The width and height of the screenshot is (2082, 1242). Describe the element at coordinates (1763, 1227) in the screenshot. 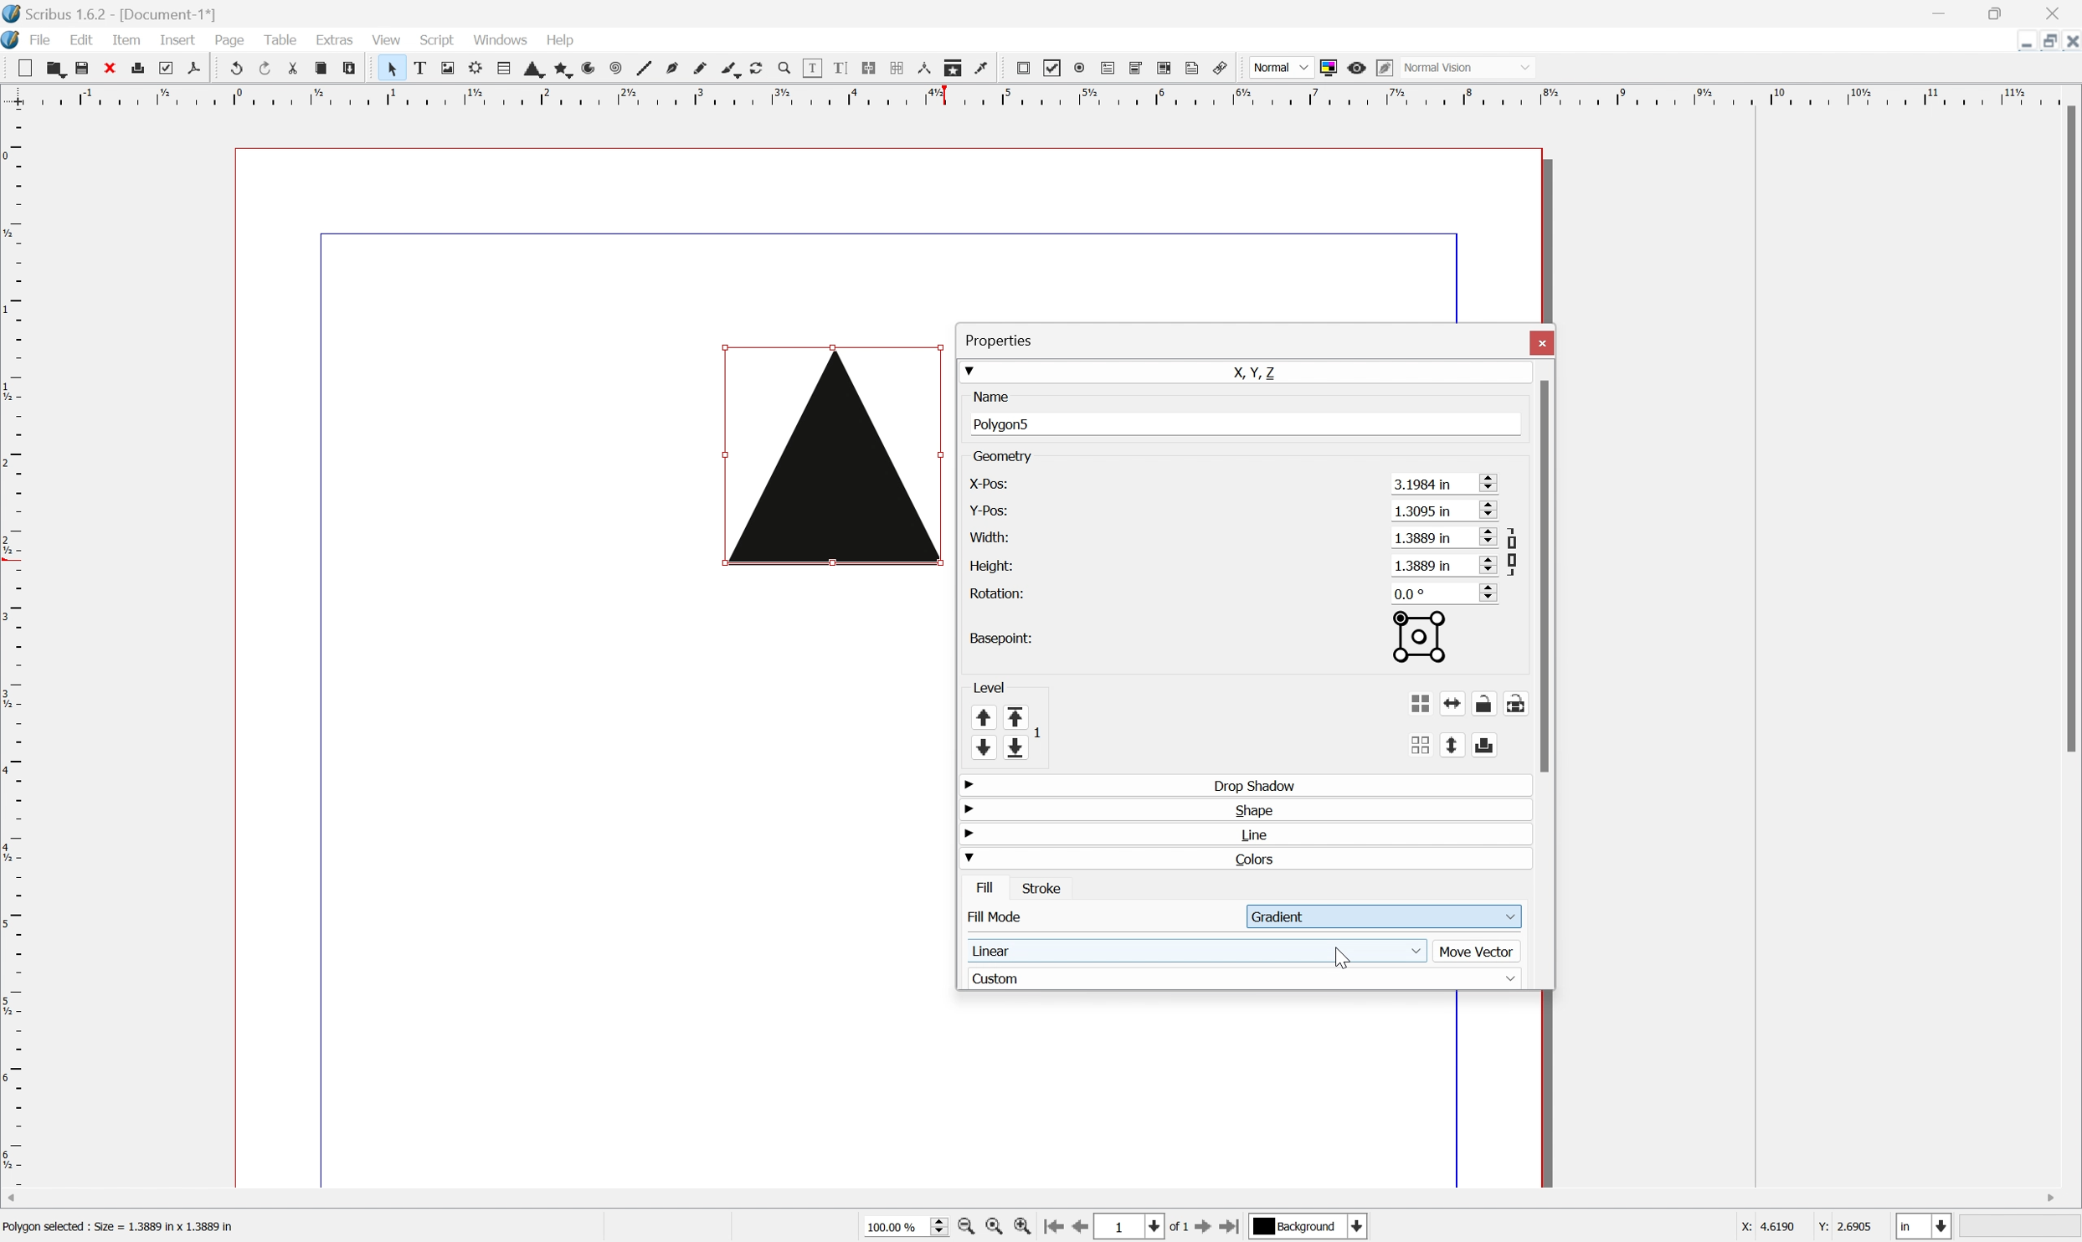

I see `X: 3.2063` at that location.